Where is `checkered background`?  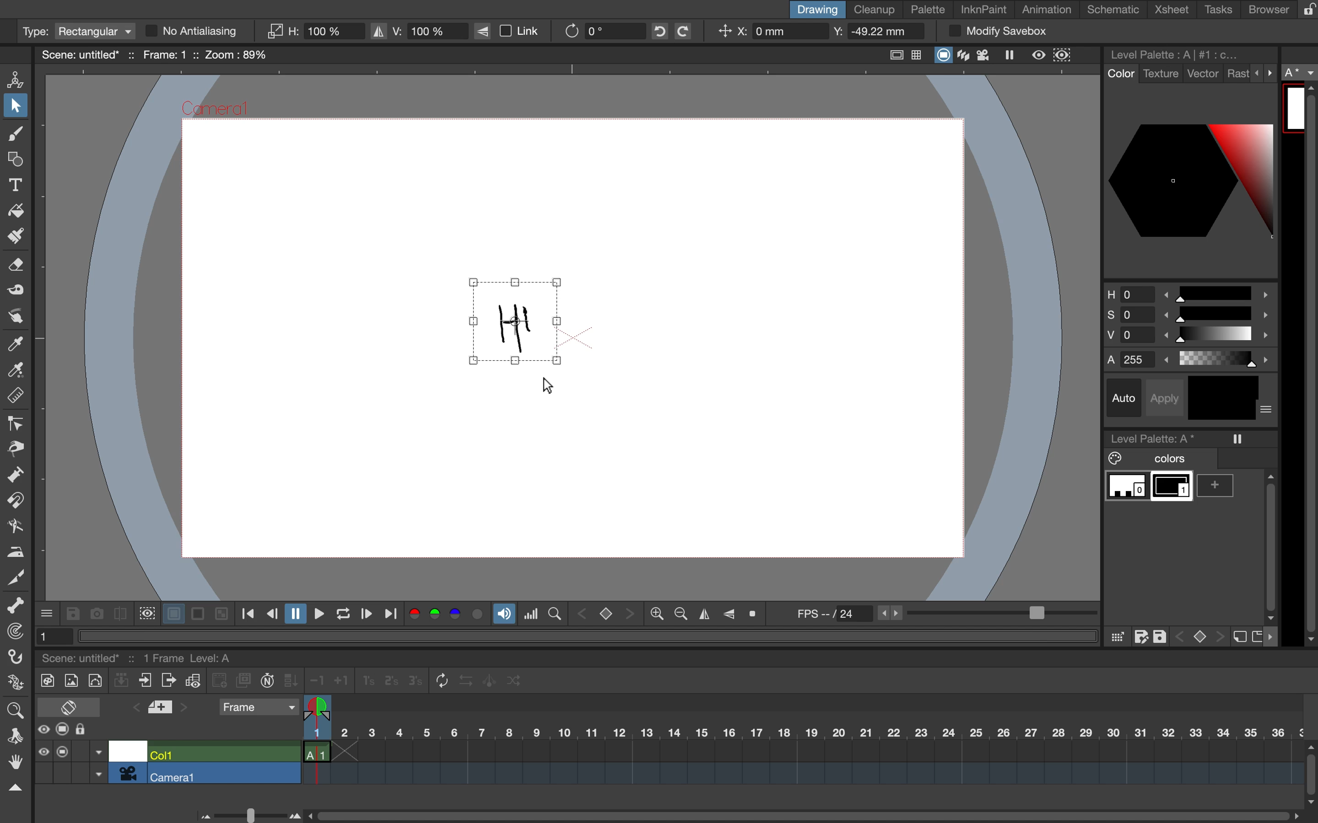
checkered background is located at coordinates (220, 612).